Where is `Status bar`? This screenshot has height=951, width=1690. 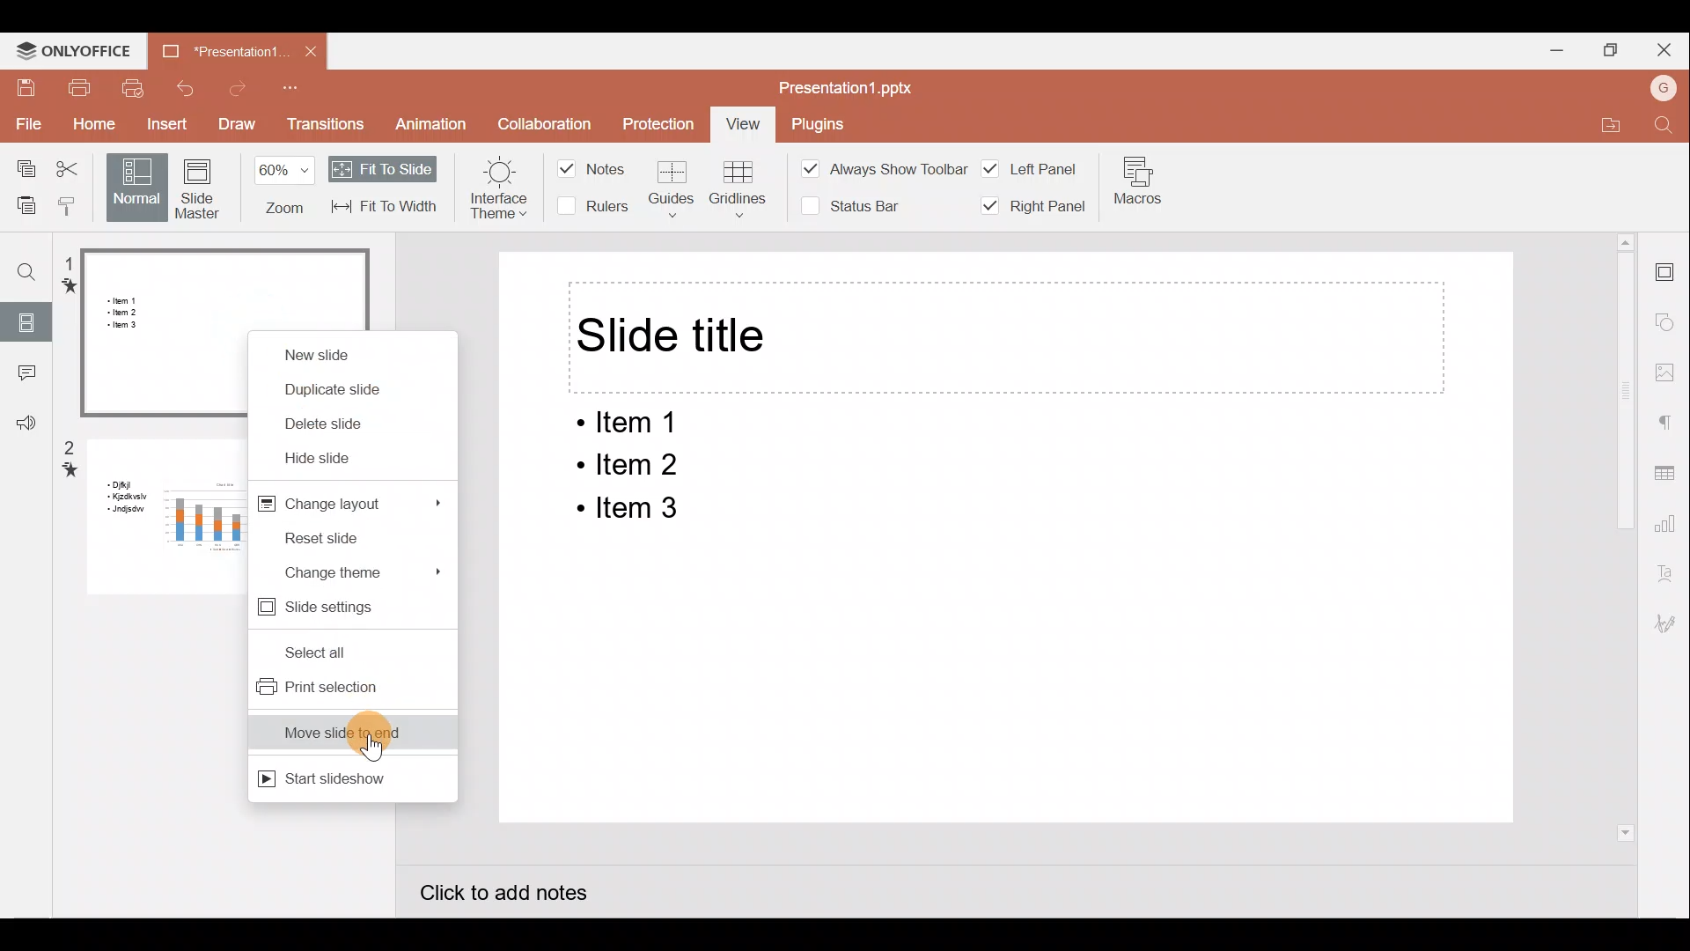 Status bar is located at coordinates (860, 203).